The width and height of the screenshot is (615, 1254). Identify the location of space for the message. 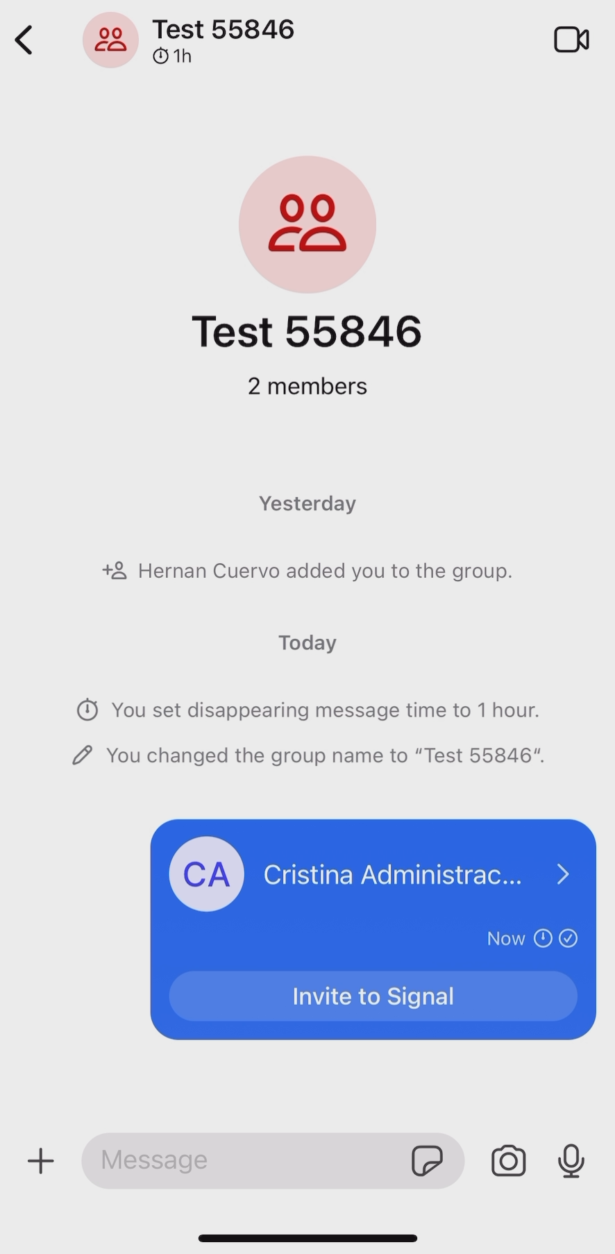
(243, 1164).